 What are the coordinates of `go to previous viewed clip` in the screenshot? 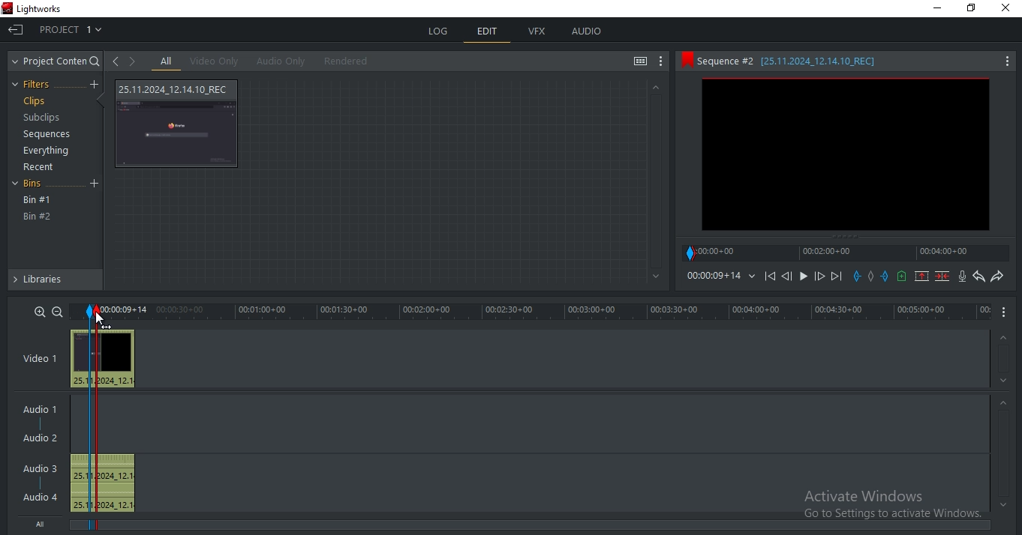 It's located at (115, 61).